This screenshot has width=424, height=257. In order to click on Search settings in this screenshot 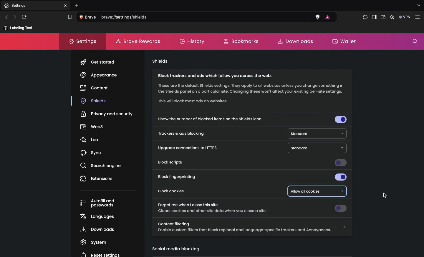, I will do `click(415, 41)`.